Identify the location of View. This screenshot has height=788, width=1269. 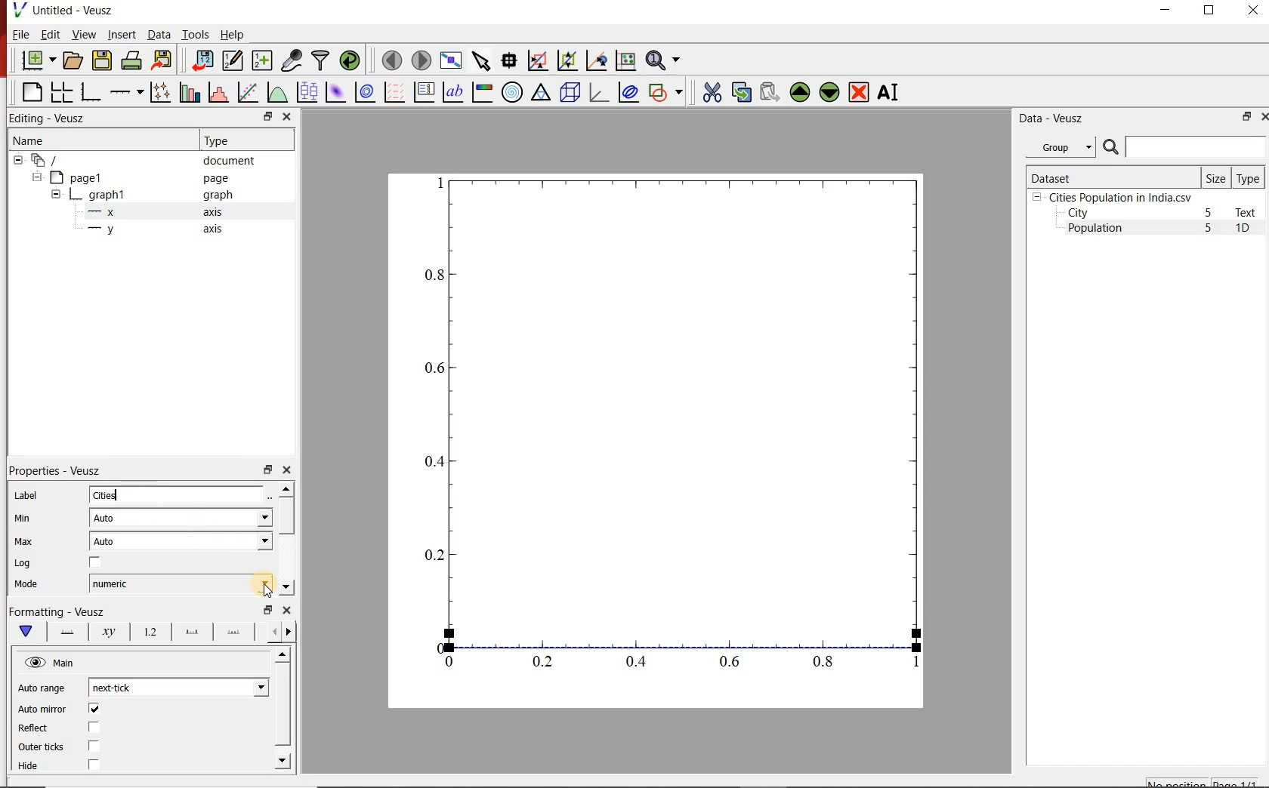
(81, 33).